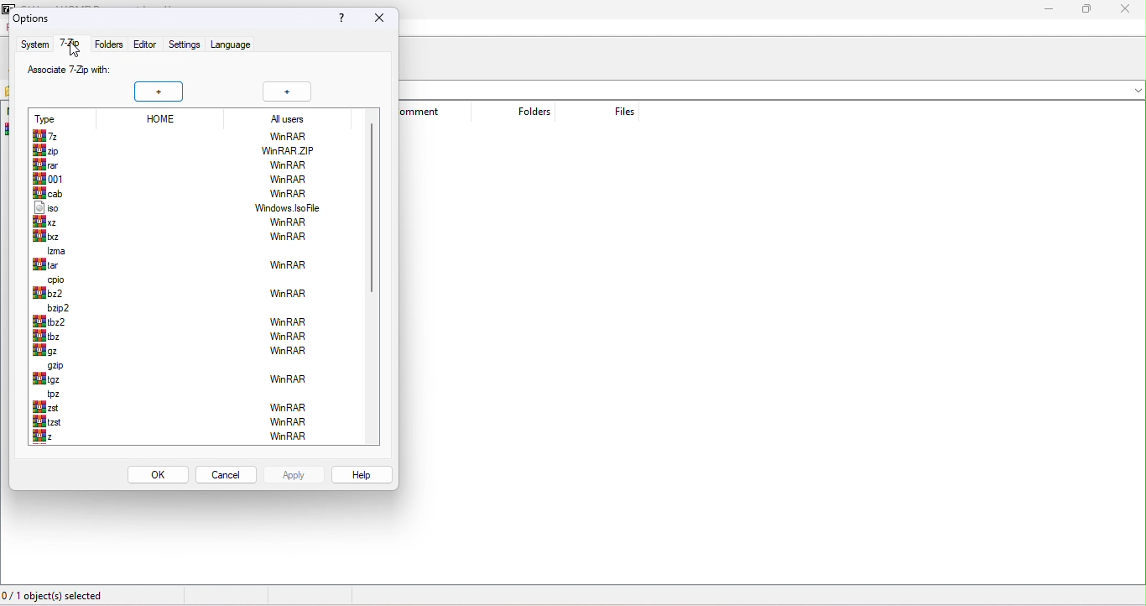  Describe the element at coordinates (108, 44) in the screenshot. I see `folders` at that location.